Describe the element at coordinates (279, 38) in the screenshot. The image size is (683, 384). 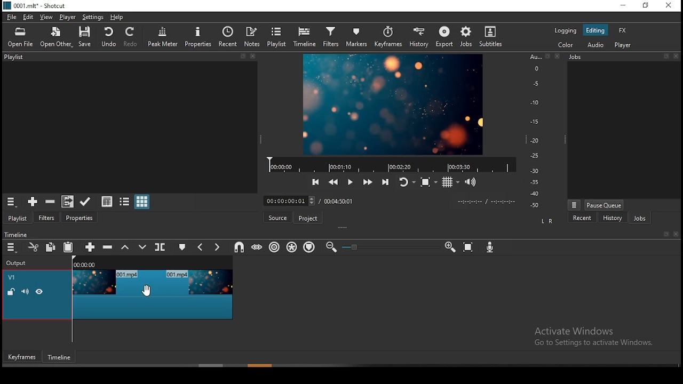
I see `playlist` at that location.